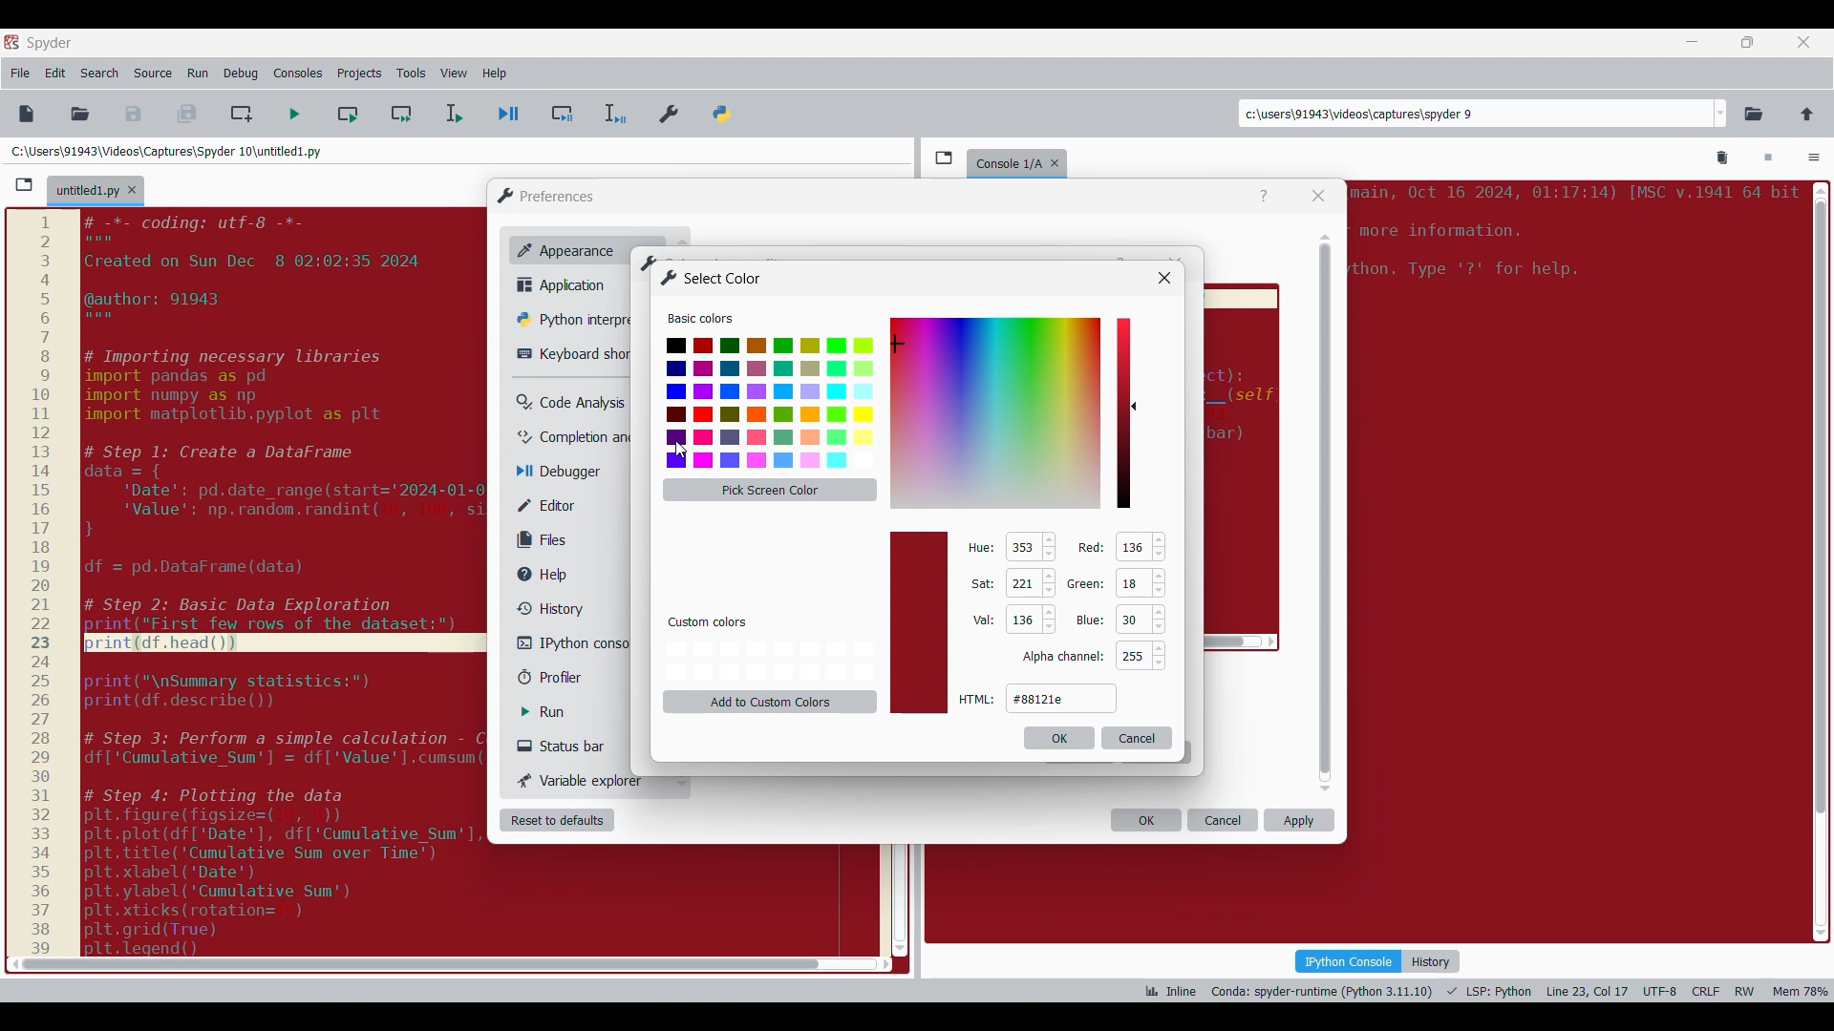 Image resolution: width=1834 pixels, height=1031 pixels. What do you see at coordinates (572, 642) in the screenshot?
I see `IPython console` at bounding box center [572, 642].